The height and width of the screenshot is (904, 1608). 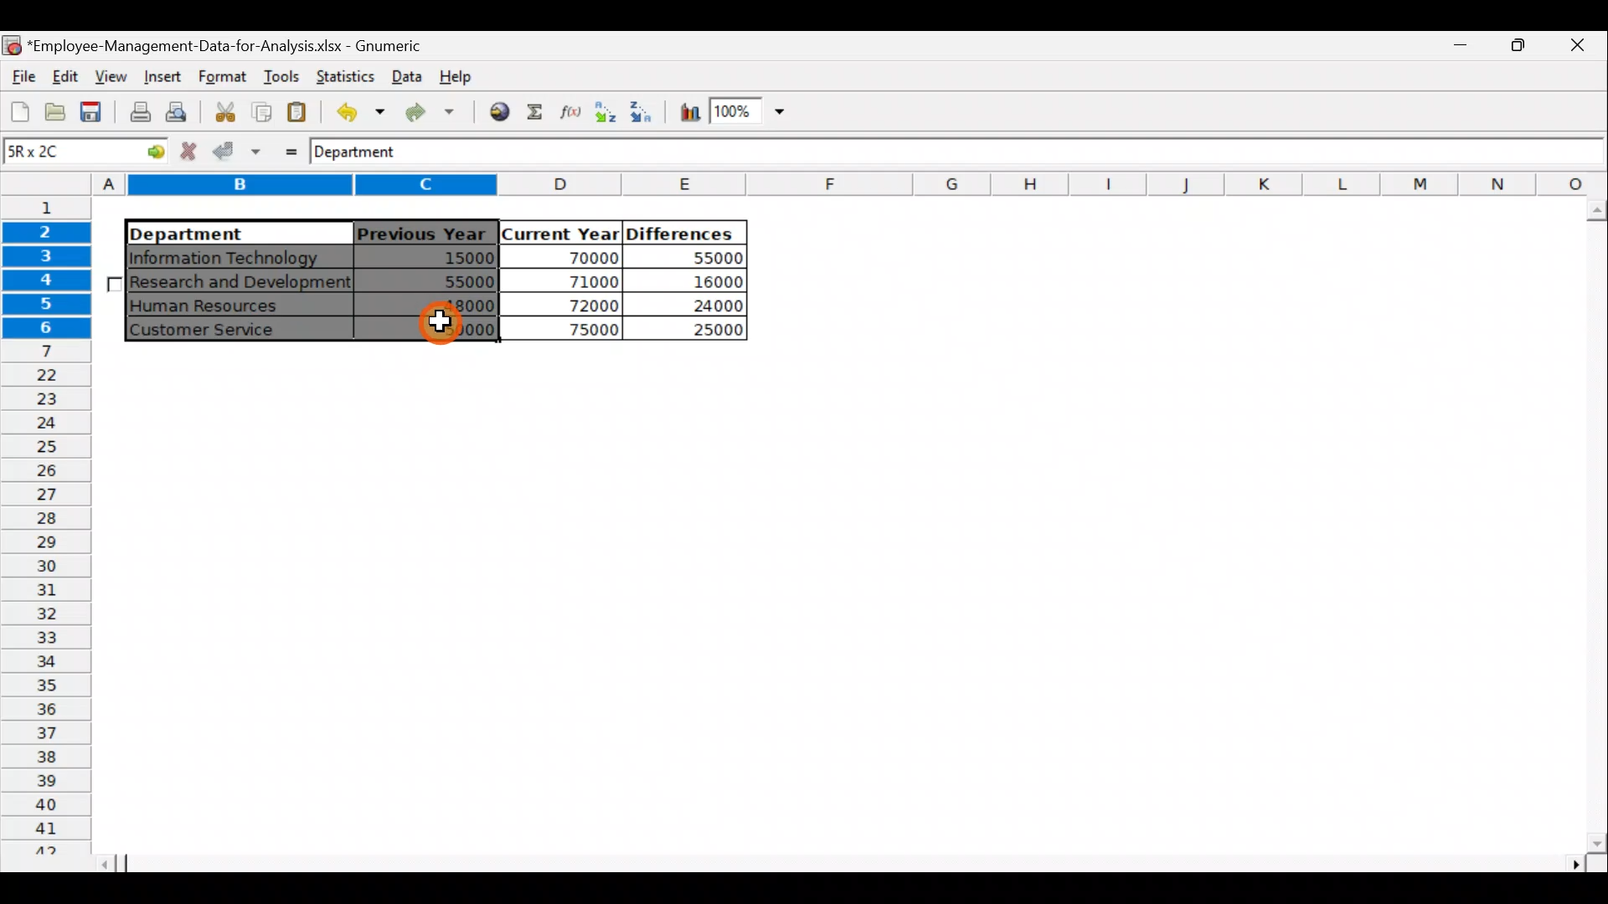 I want to click on Print preview, so click(x=180, y=111).